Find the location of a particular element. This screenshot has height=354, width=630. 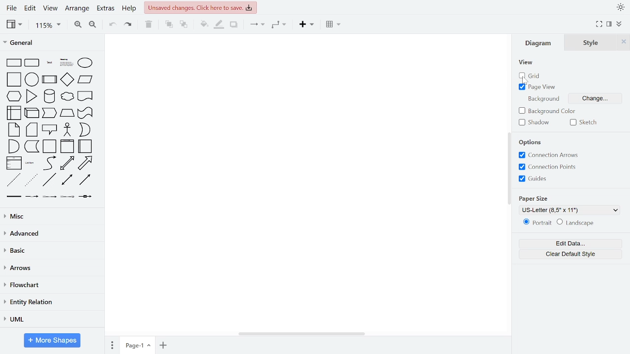

link is located at coordinates (14, 197).